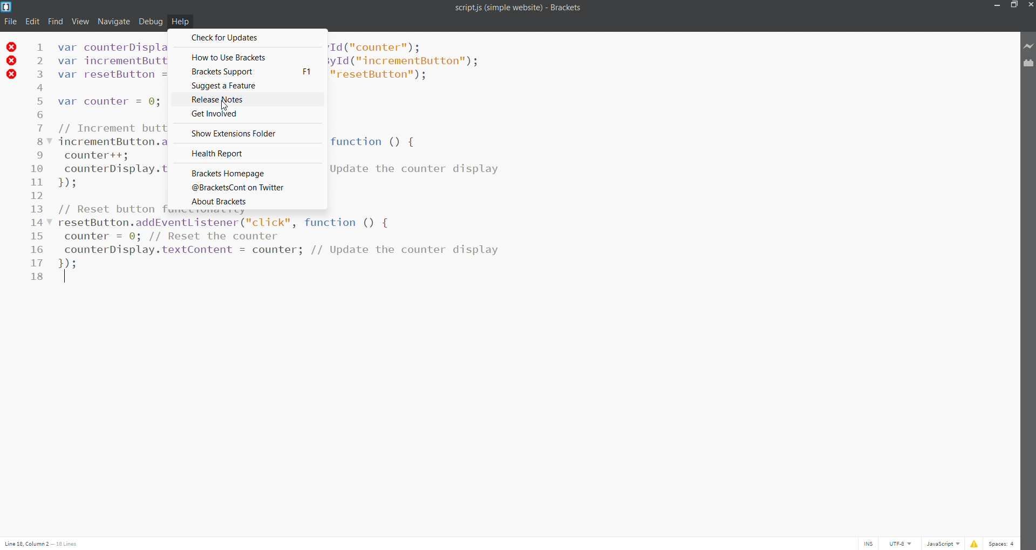 The image size is (1036, 550). What do you see at coordinates (248, 114) in the screenshot?
I see `get involved` at bounding box center [248, 114].